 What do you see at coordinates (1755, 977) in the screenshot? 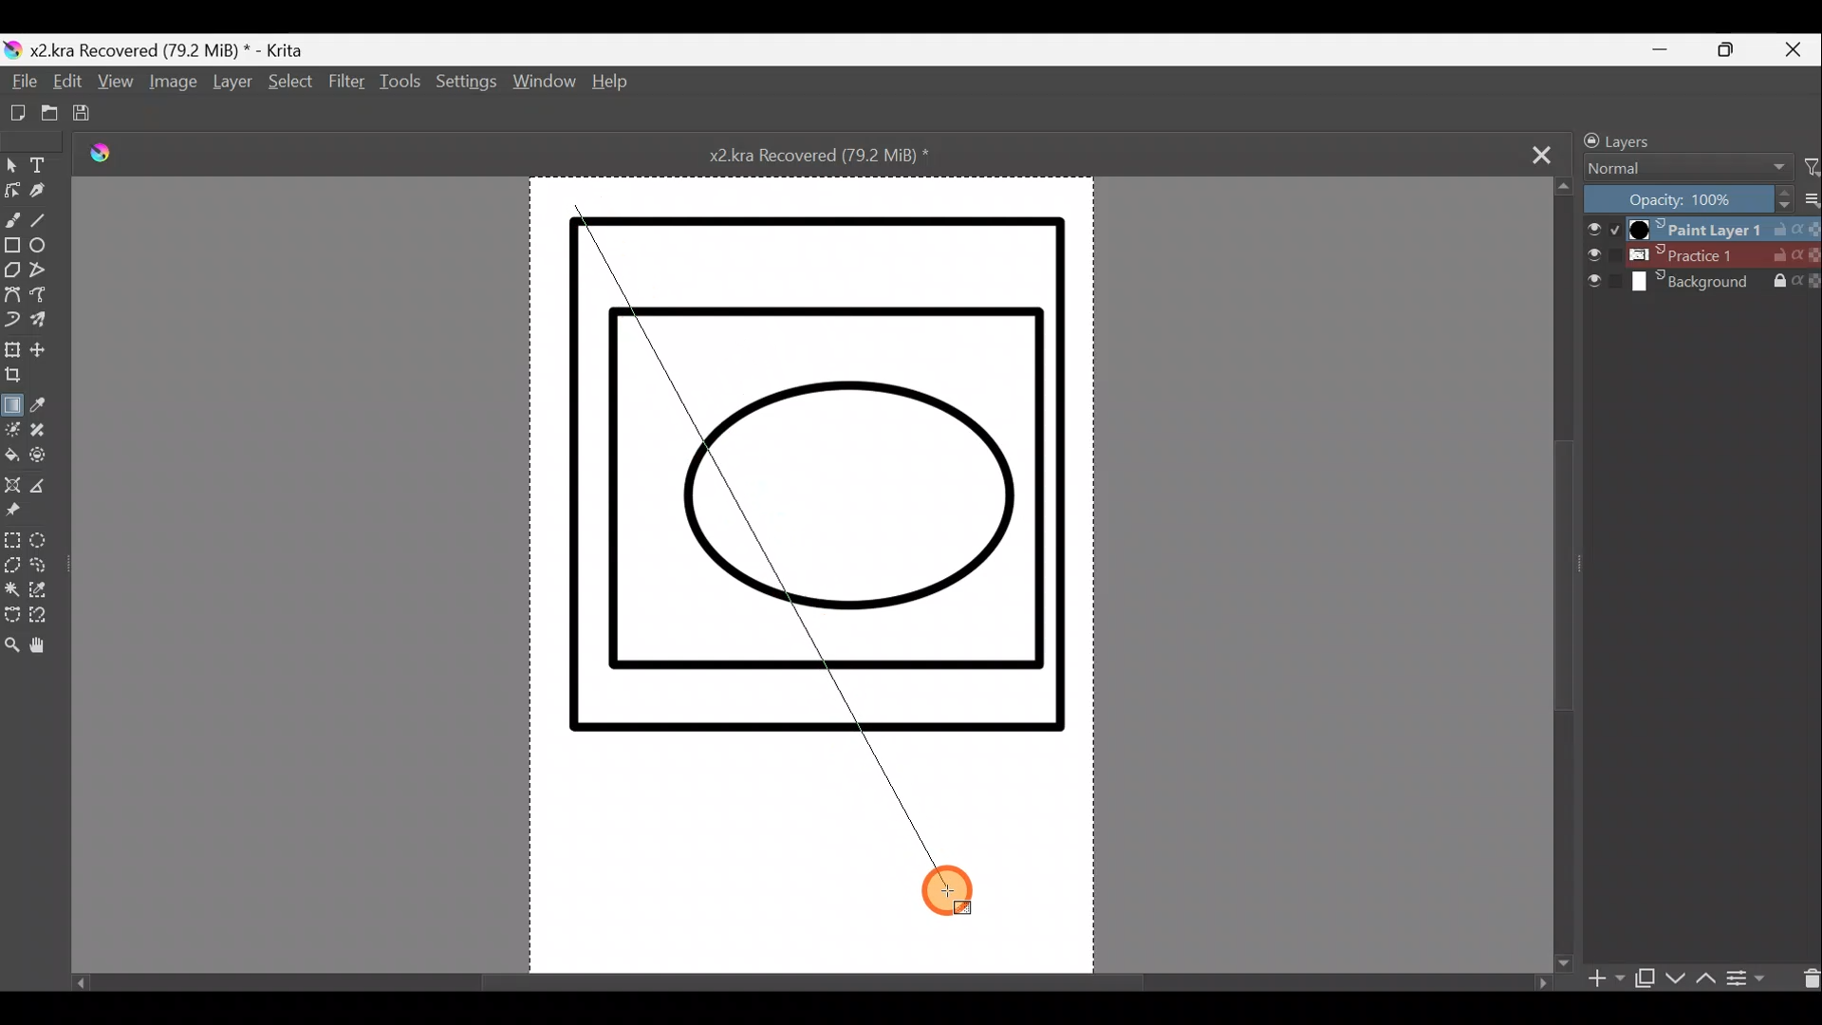
I see `View/change layer properties` at bounding box center [1755, 977].